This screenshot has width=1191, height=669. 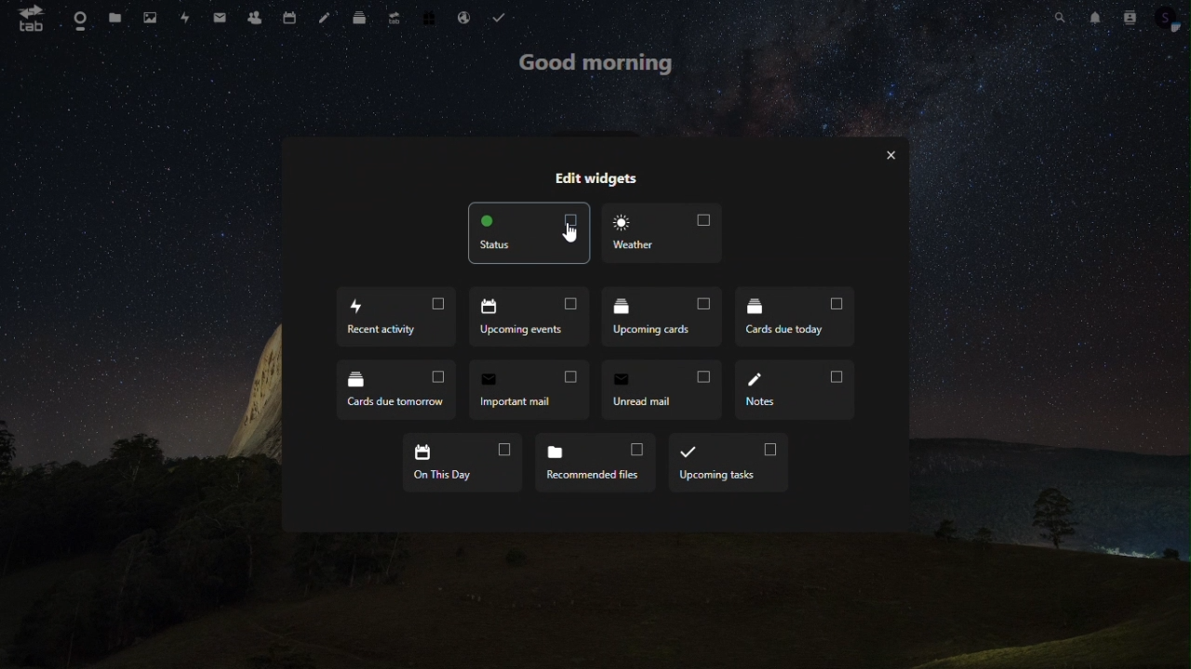 I want to click on good morning, so click(x=594, y=59).